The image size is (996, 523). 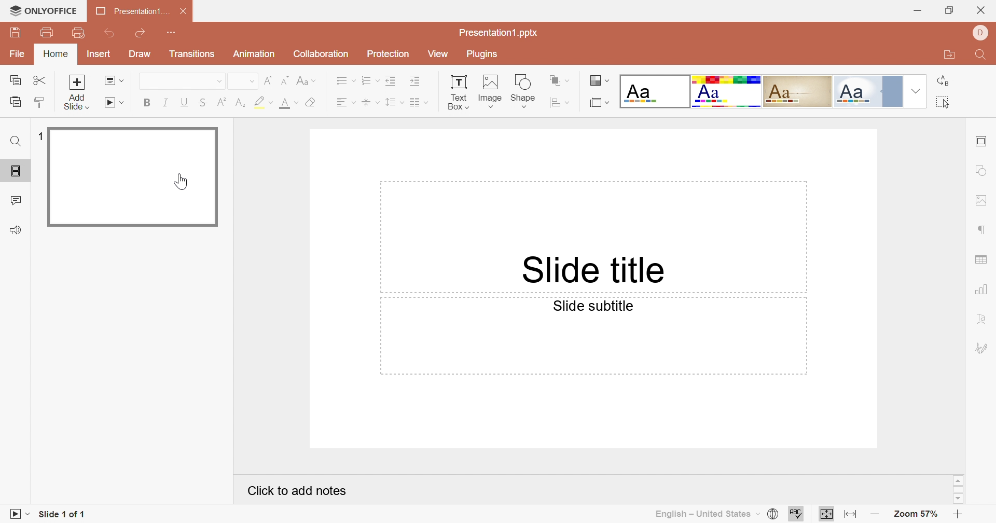 I want to click on Presentation1..., so click(x=132, y=11).